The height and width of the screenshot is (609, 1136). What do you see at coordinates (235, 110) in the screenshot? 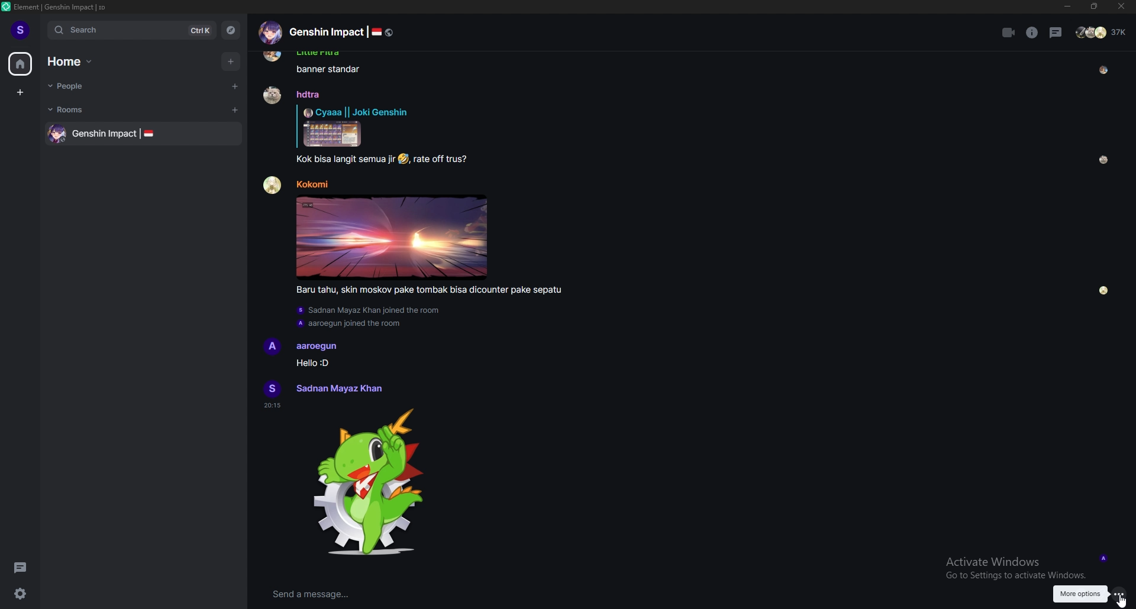
I see `add room` at bounding box center [235, 110].